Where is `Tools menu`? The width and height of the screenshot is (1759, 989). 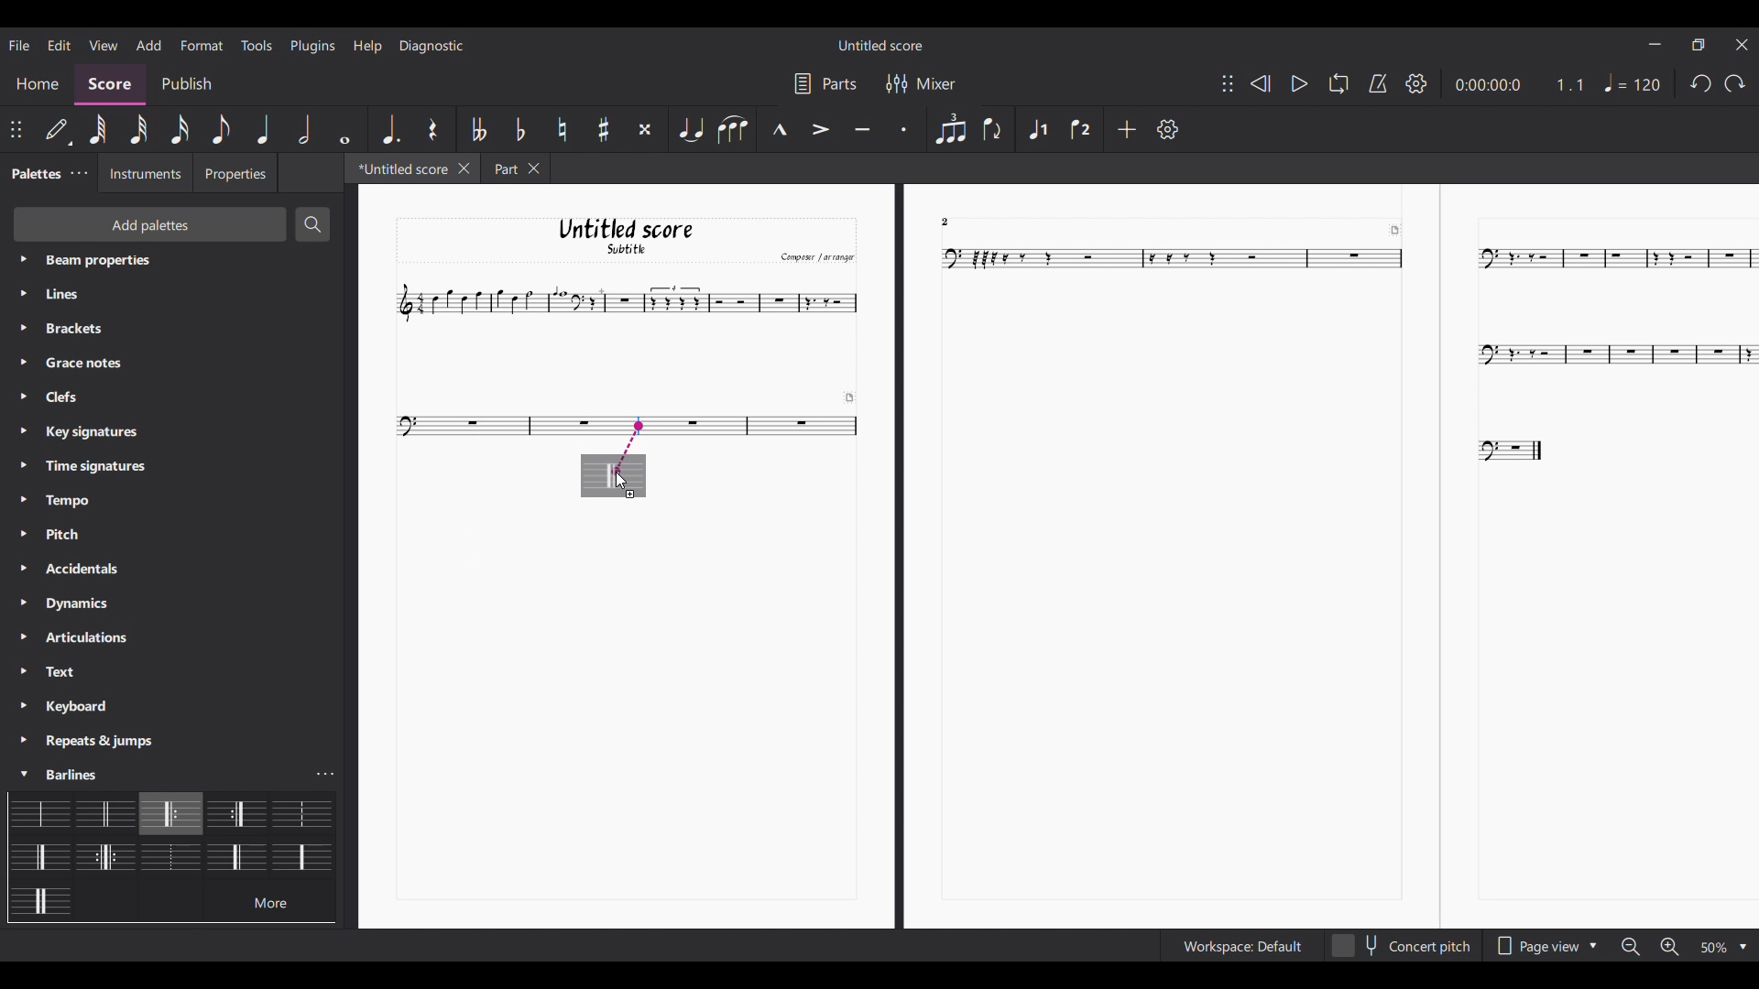
Tools menu is located at coordinates (257, 45).